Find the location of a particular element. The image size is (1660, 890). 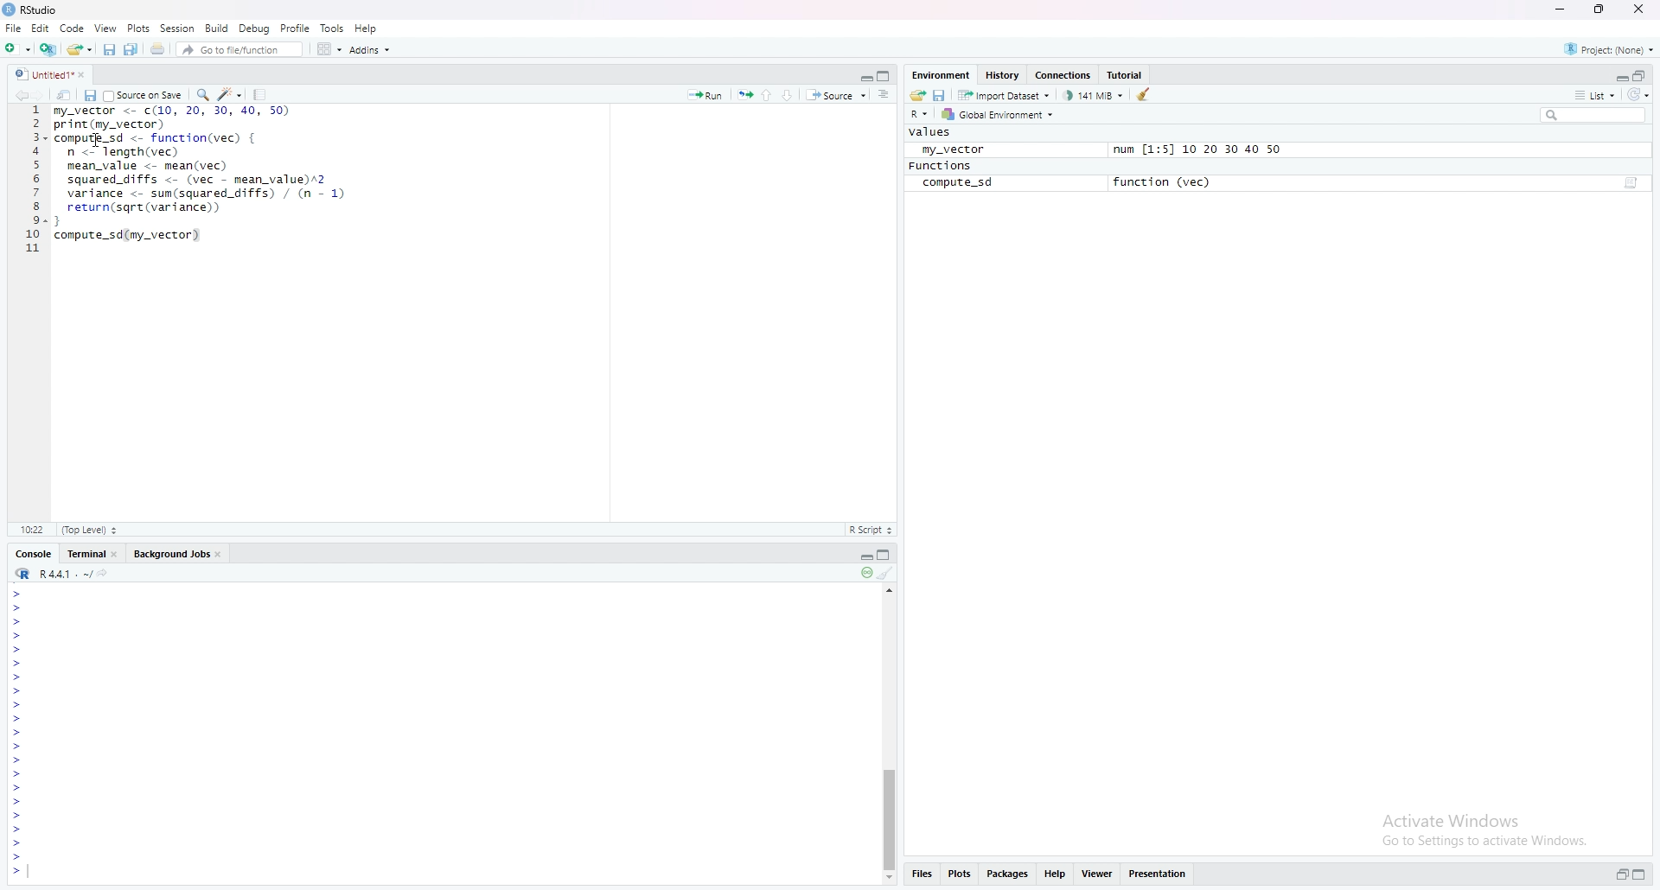

Open an existing file (Ctrl + O) is located at coordinates (79, 48).